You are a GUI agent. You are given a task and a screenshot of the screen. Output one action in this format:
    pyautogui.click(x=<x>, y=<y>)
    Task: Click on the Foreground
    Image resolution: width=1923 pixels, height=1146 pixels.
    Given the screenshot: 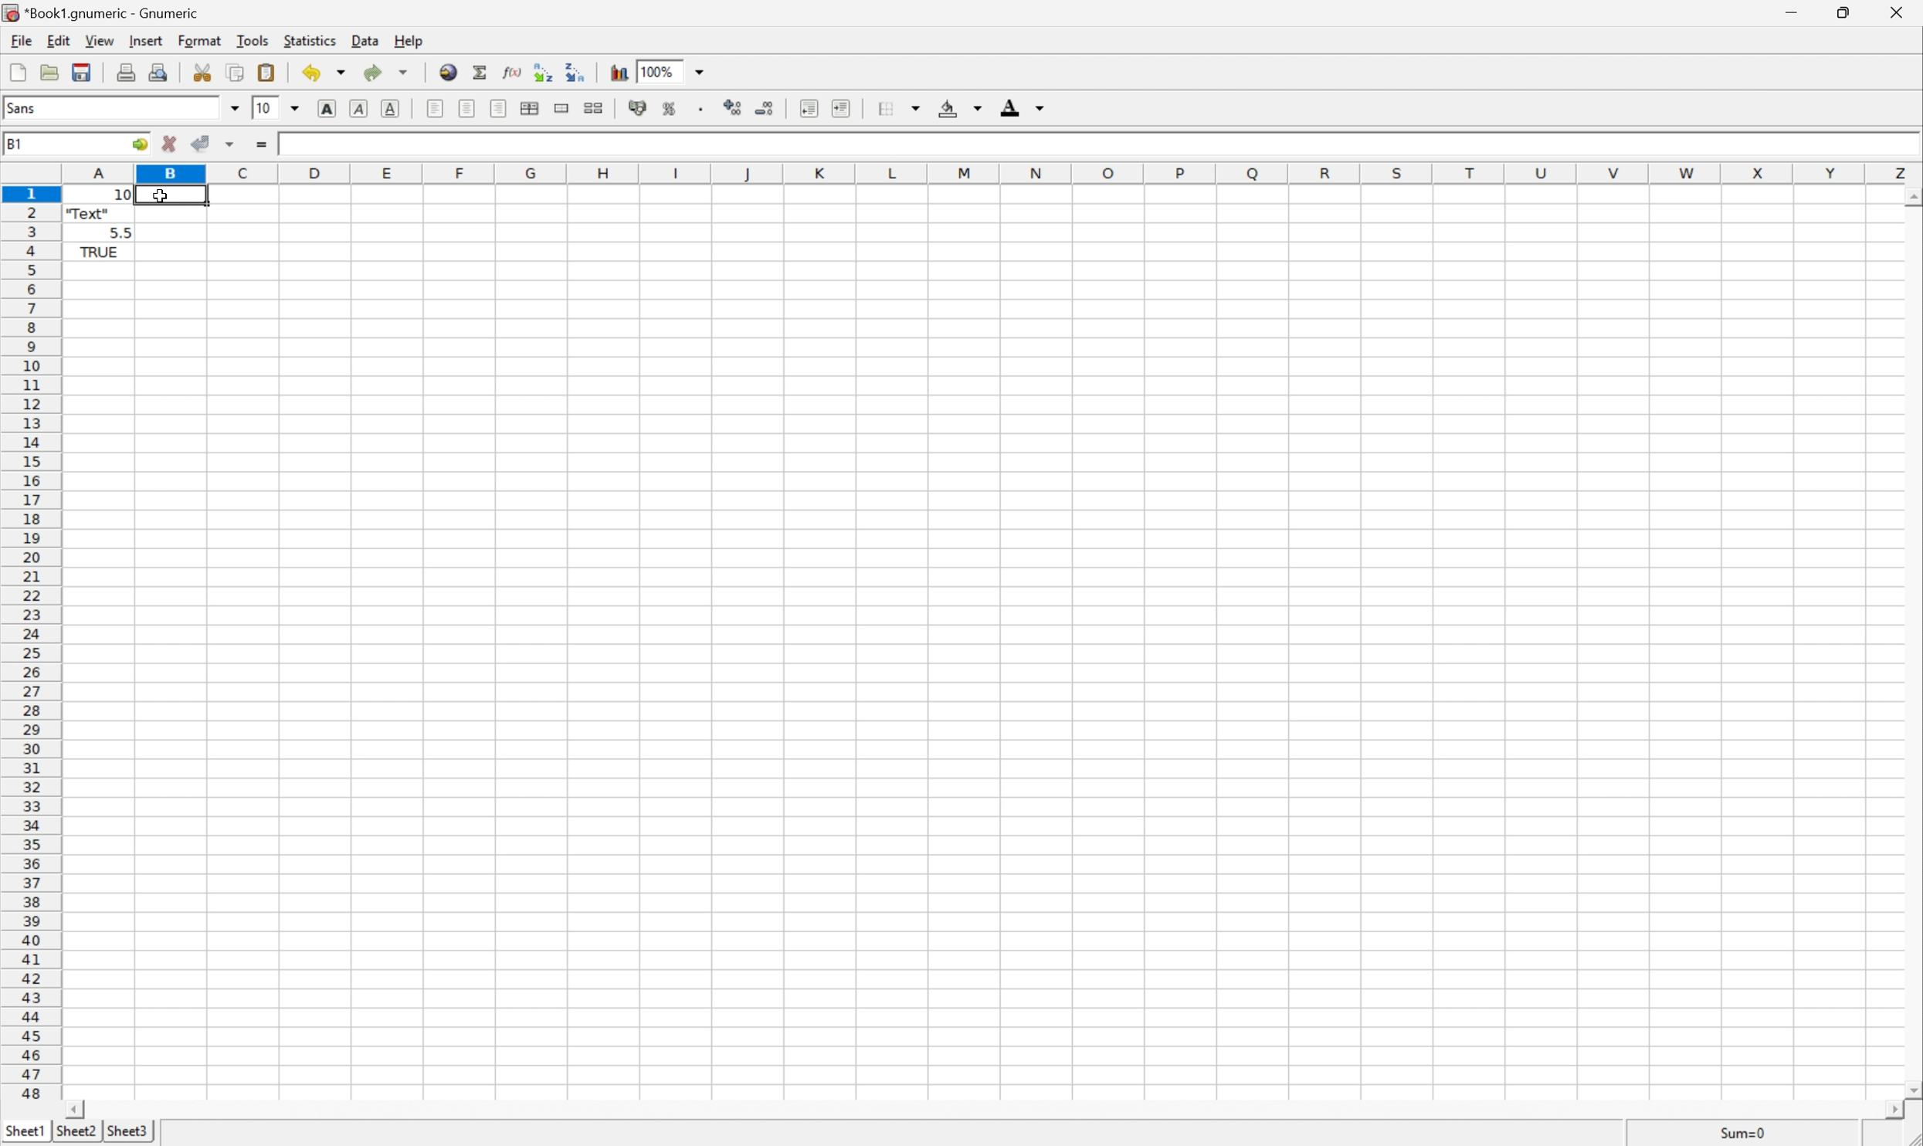 What is the action you would take?
    pyautogui.click(x=1026, y=106)
    